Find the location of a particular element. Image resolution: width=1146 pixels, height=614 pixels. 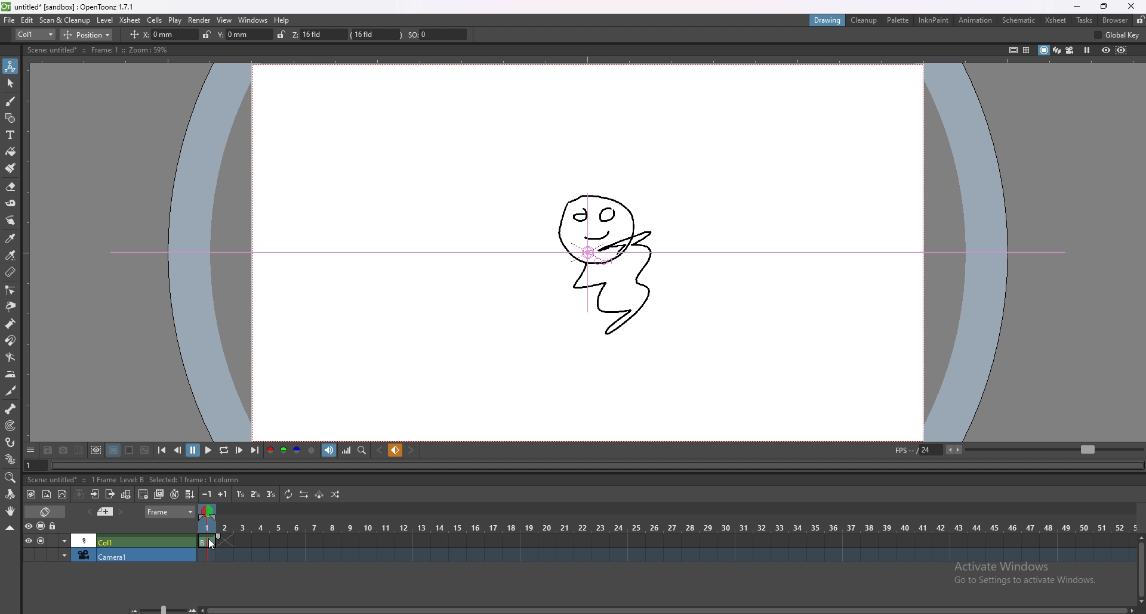

Z coordinates is located at coordinates (359, 35).